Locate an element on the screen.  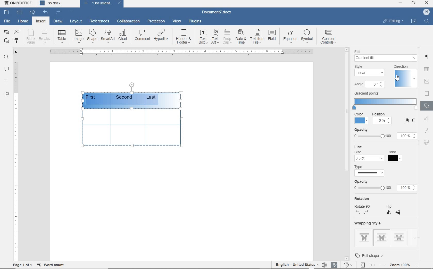
date & time is located at coordinates (241, 37).